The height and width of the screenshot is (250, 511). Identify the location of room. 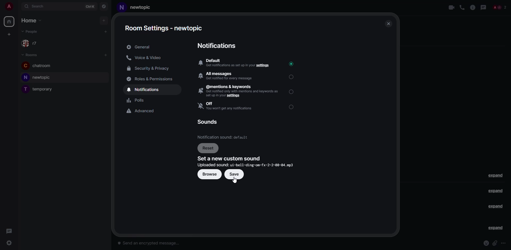
(38, 77).